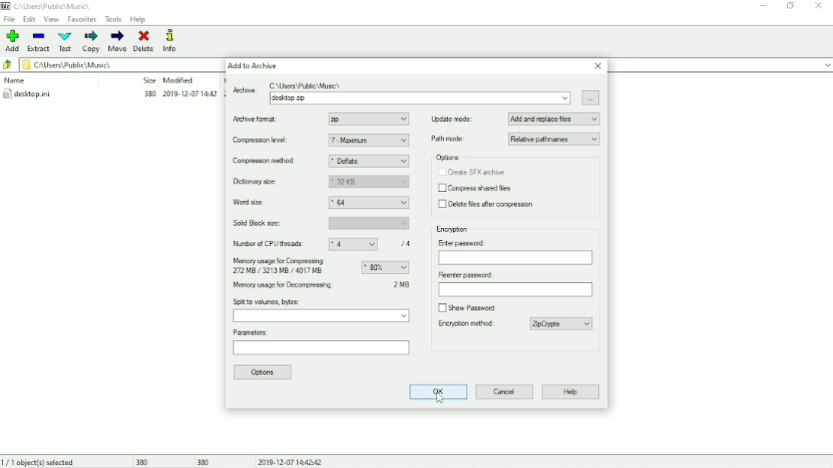 The height and width of the screenshot is (468, 833). What do you see at coordinates (454, 229) in the screenshot?
I see `Encryption` at bounding box center [454, 229].